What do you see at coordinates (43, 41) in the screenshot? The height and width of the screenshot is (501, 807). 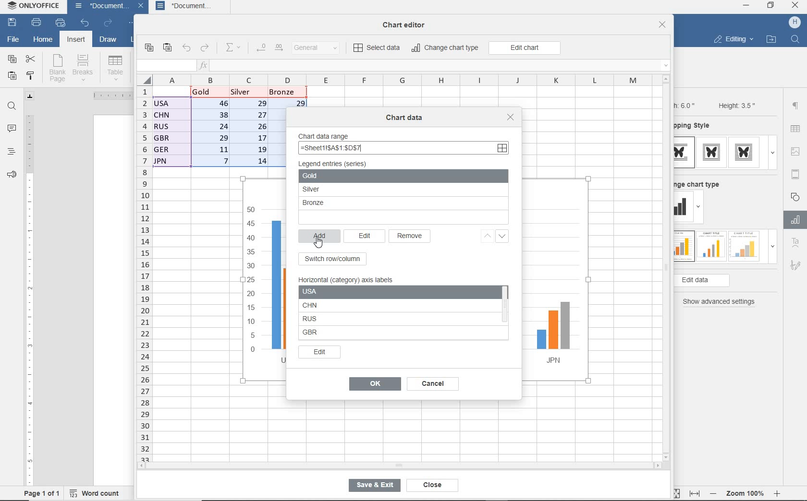 I see `home` at bounding box center [43, 41].